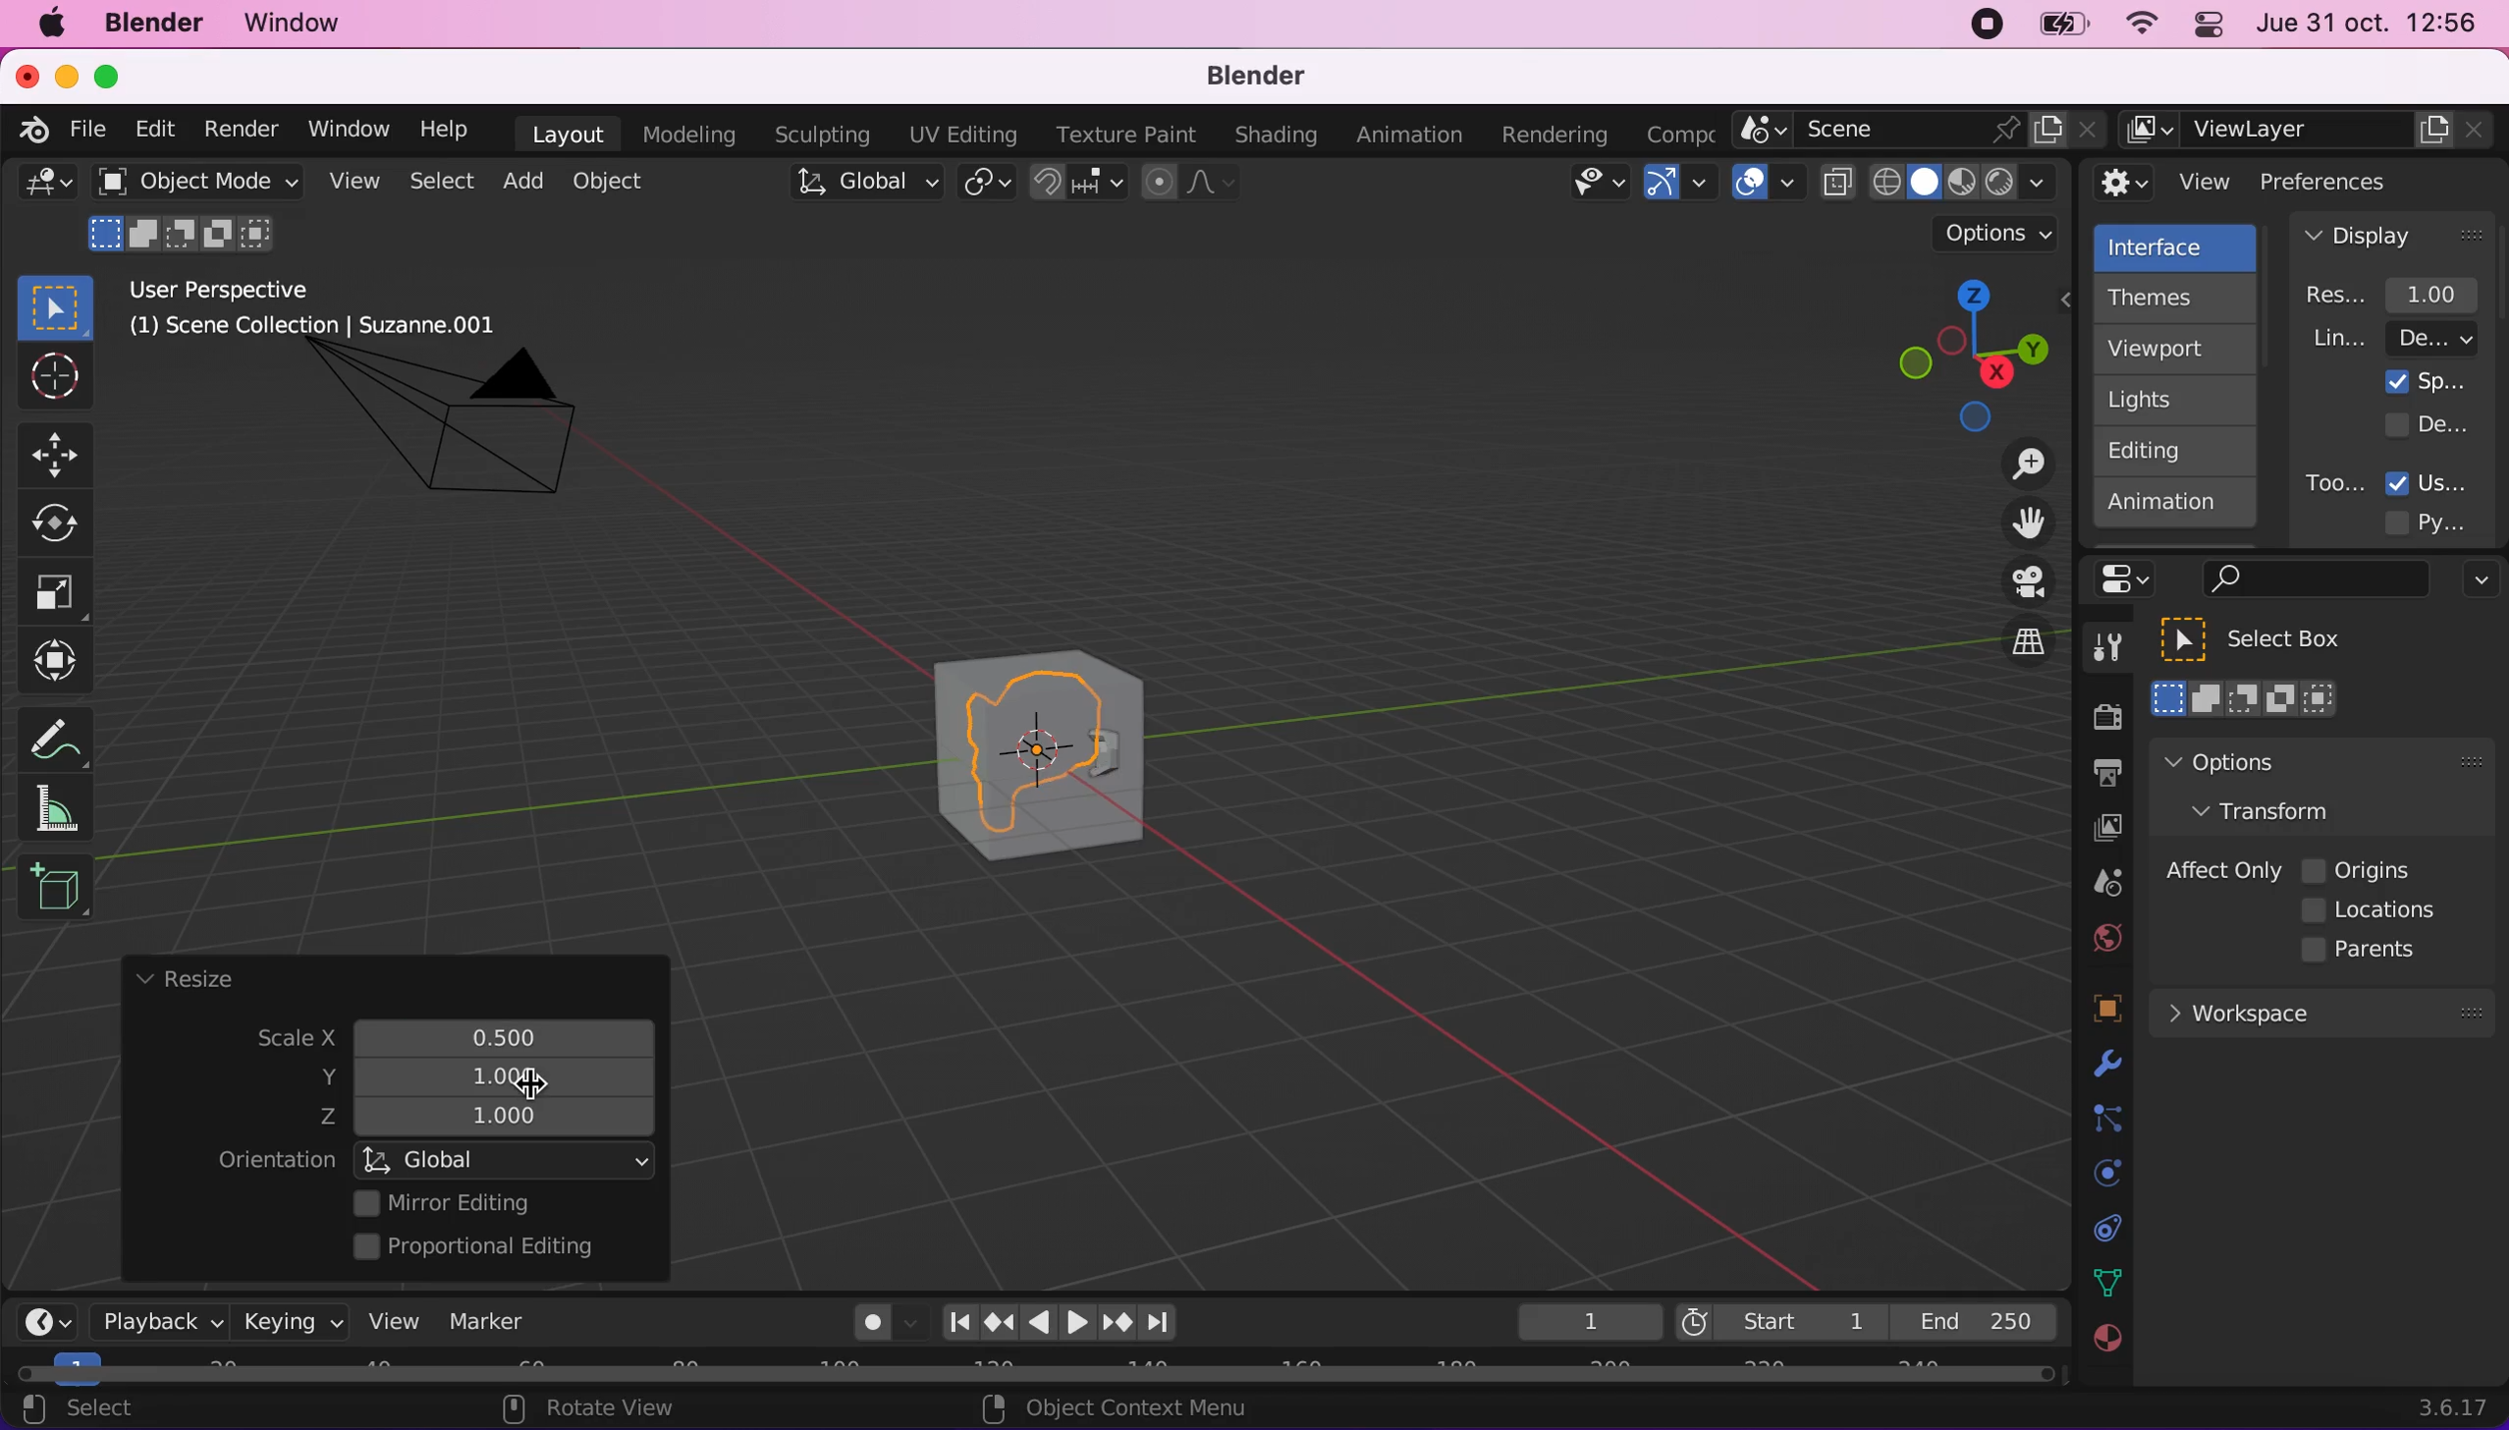 Image resolution: width=2509 pixels, height=1430 pixels. What do you see at coordinates (1944, 182) in the screenshot?
I see `viewport shading` at bounding box center [1944, 182].